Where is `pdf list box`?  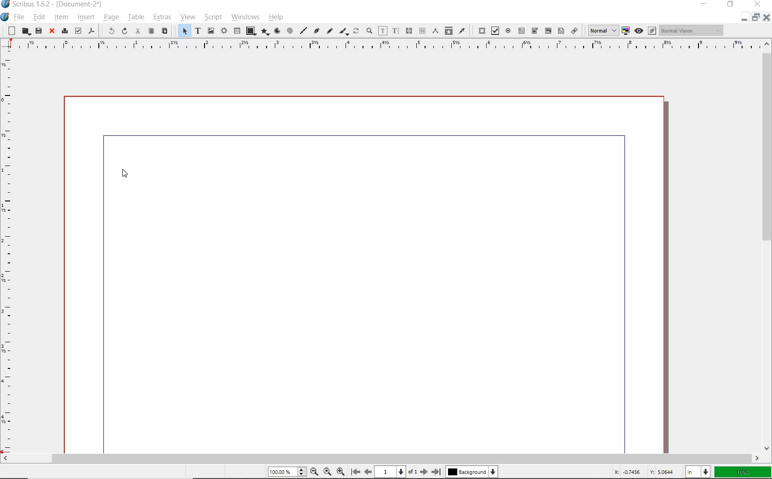 pdf list box is located at coordinates (560, 30).